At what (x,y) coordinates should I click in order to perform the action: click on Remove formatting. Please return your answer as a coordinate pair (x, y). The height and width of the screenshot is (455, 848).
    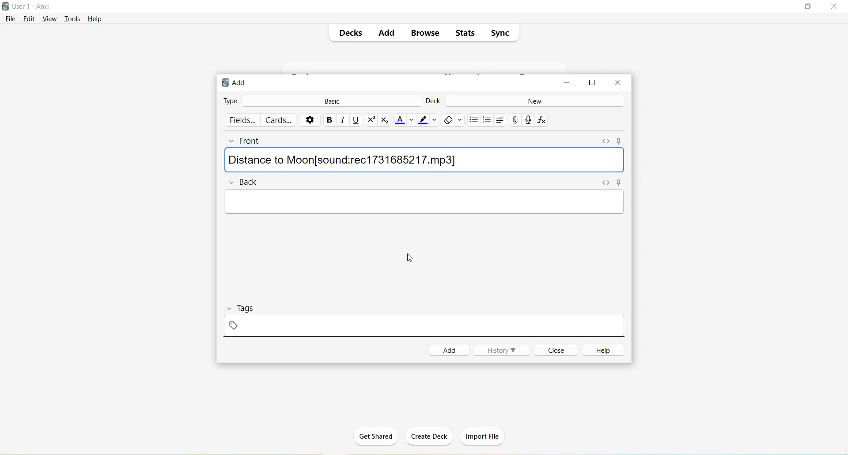
    Looking at the image, I should click on (453, 121).